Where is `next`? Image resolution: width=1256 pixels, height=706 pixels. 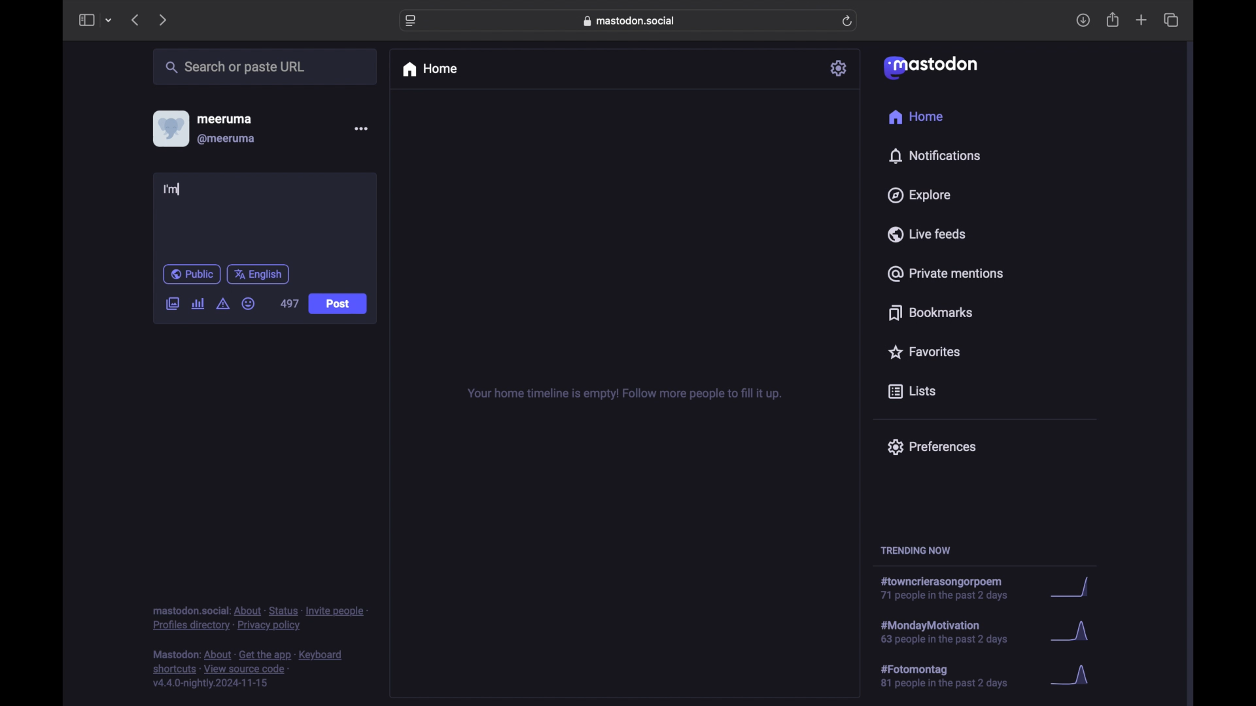 next is located at coordinates (162, 21).